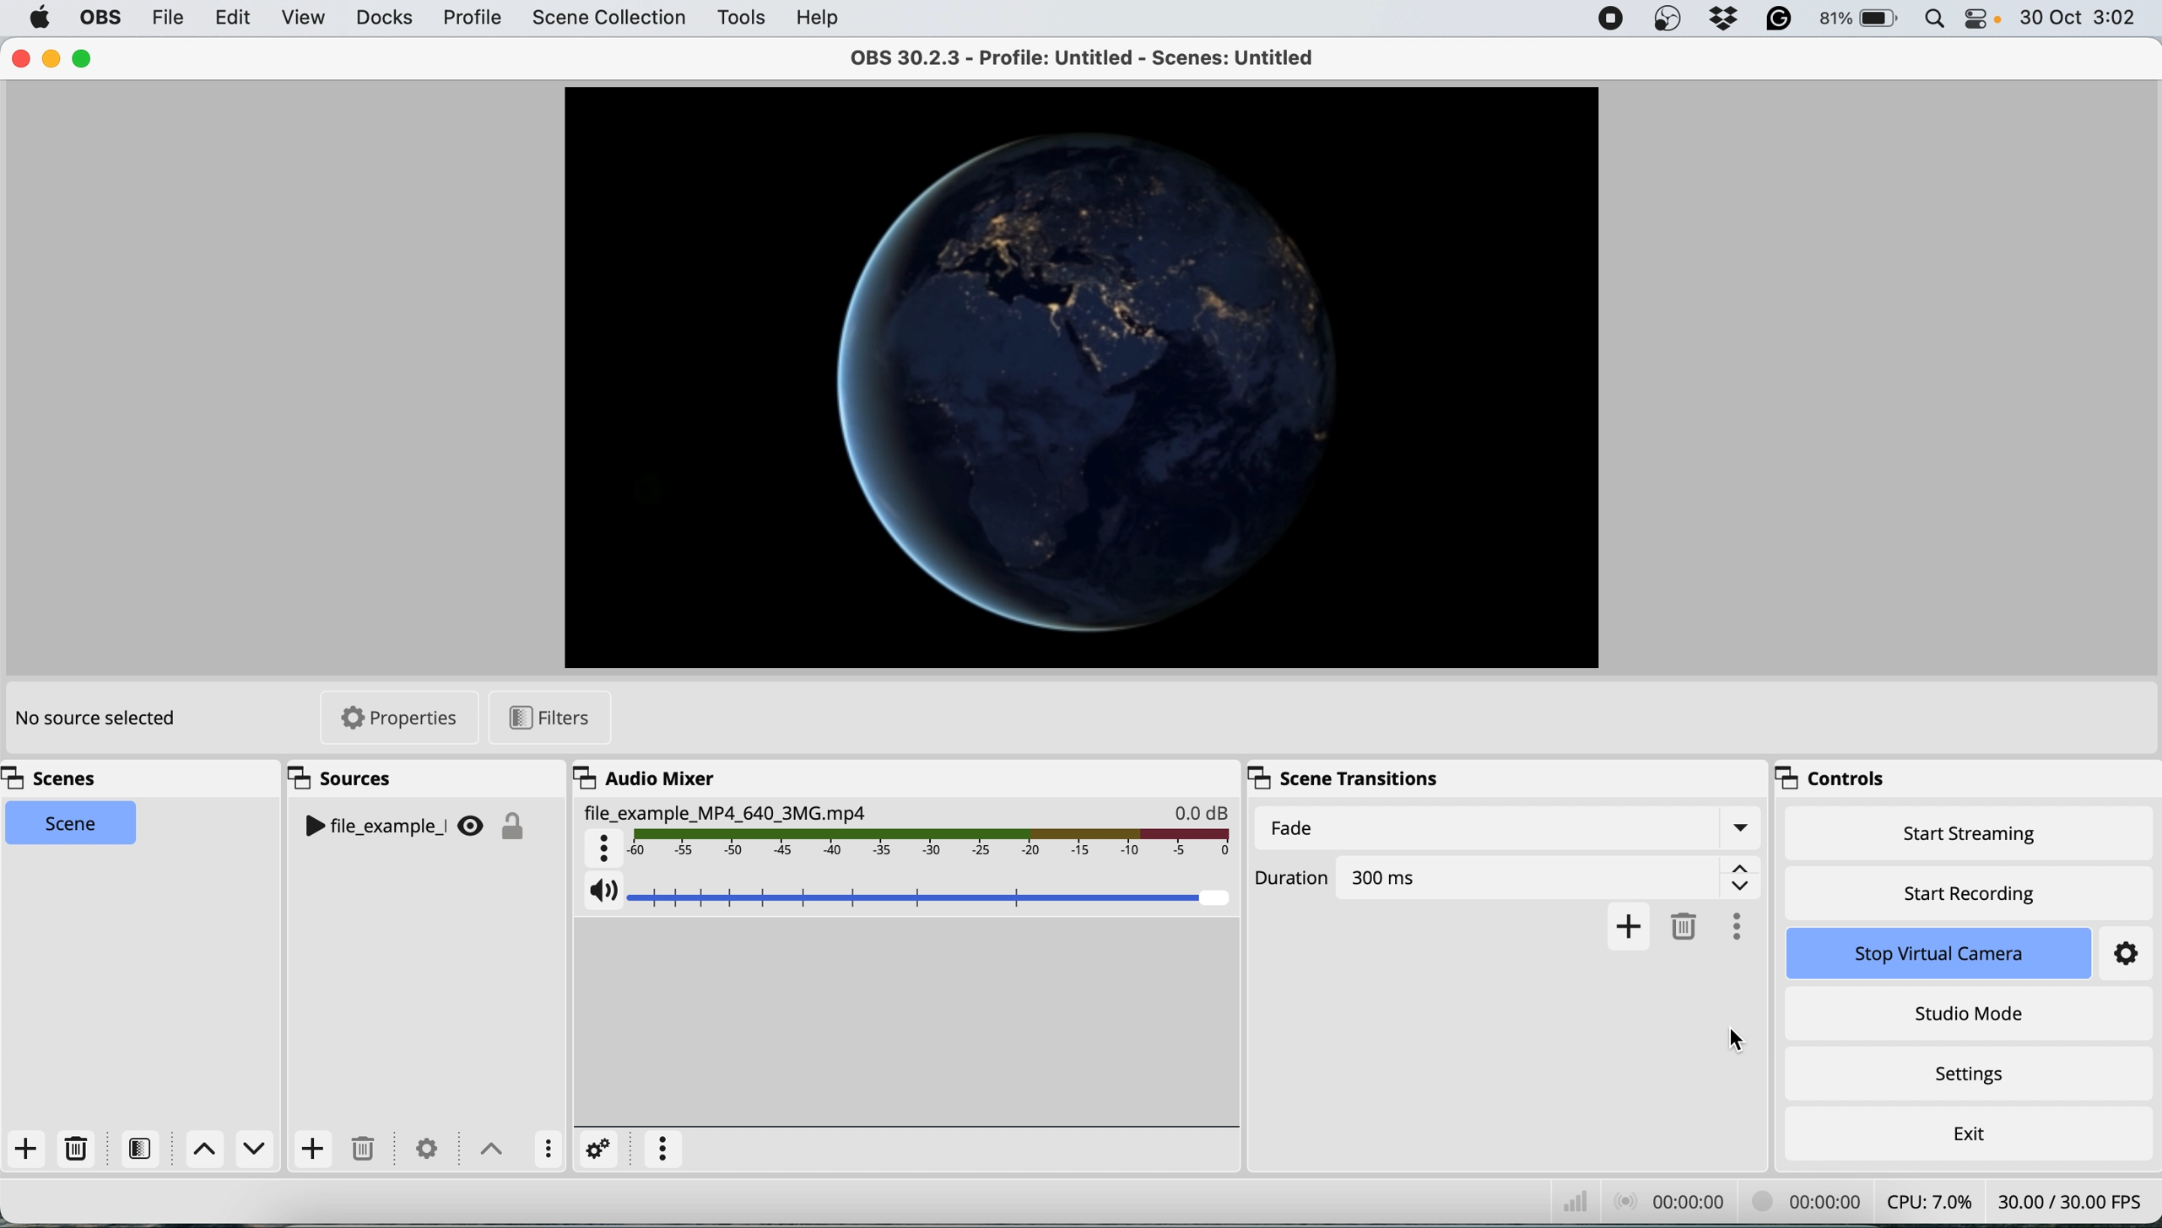 The width and height of the screenshot is (2162, 1228). I want to click on scene collection, so click(608, 18).